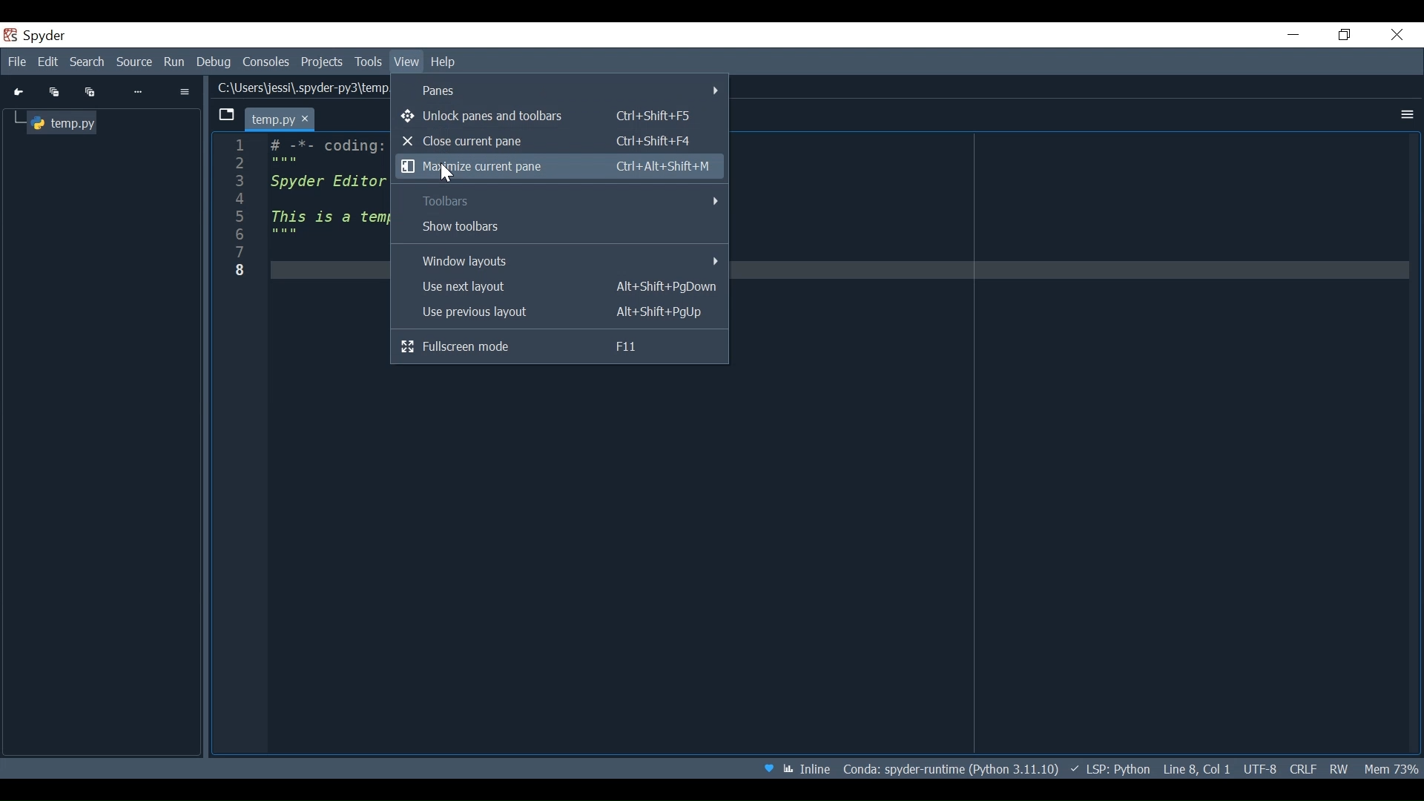 This screenshot has height=801, width=1424. Describe the element at coordinates (1338, 769) in the screenshot. I see `File Permissions` at that location.